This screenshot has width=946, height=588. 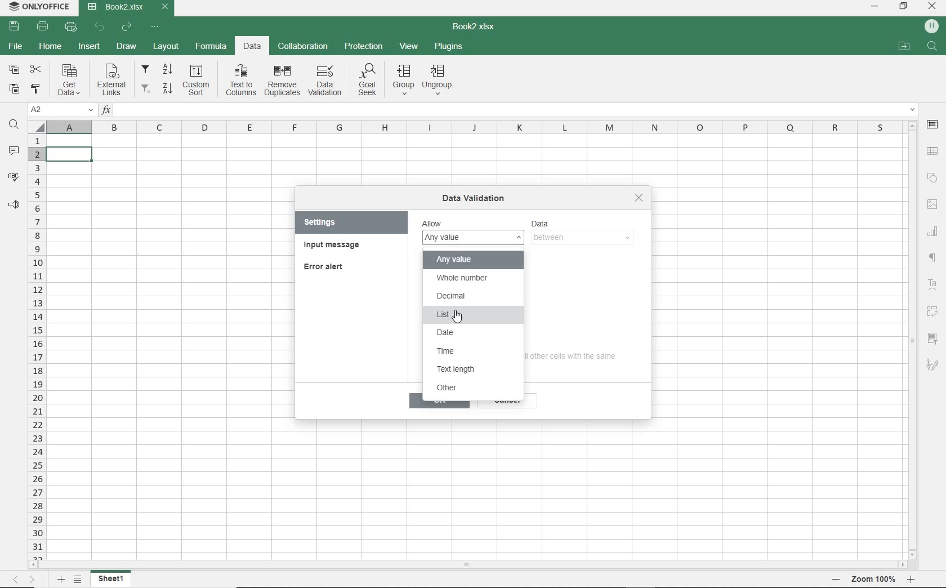 I want to click on UNDO, so click(x=99, y=27).